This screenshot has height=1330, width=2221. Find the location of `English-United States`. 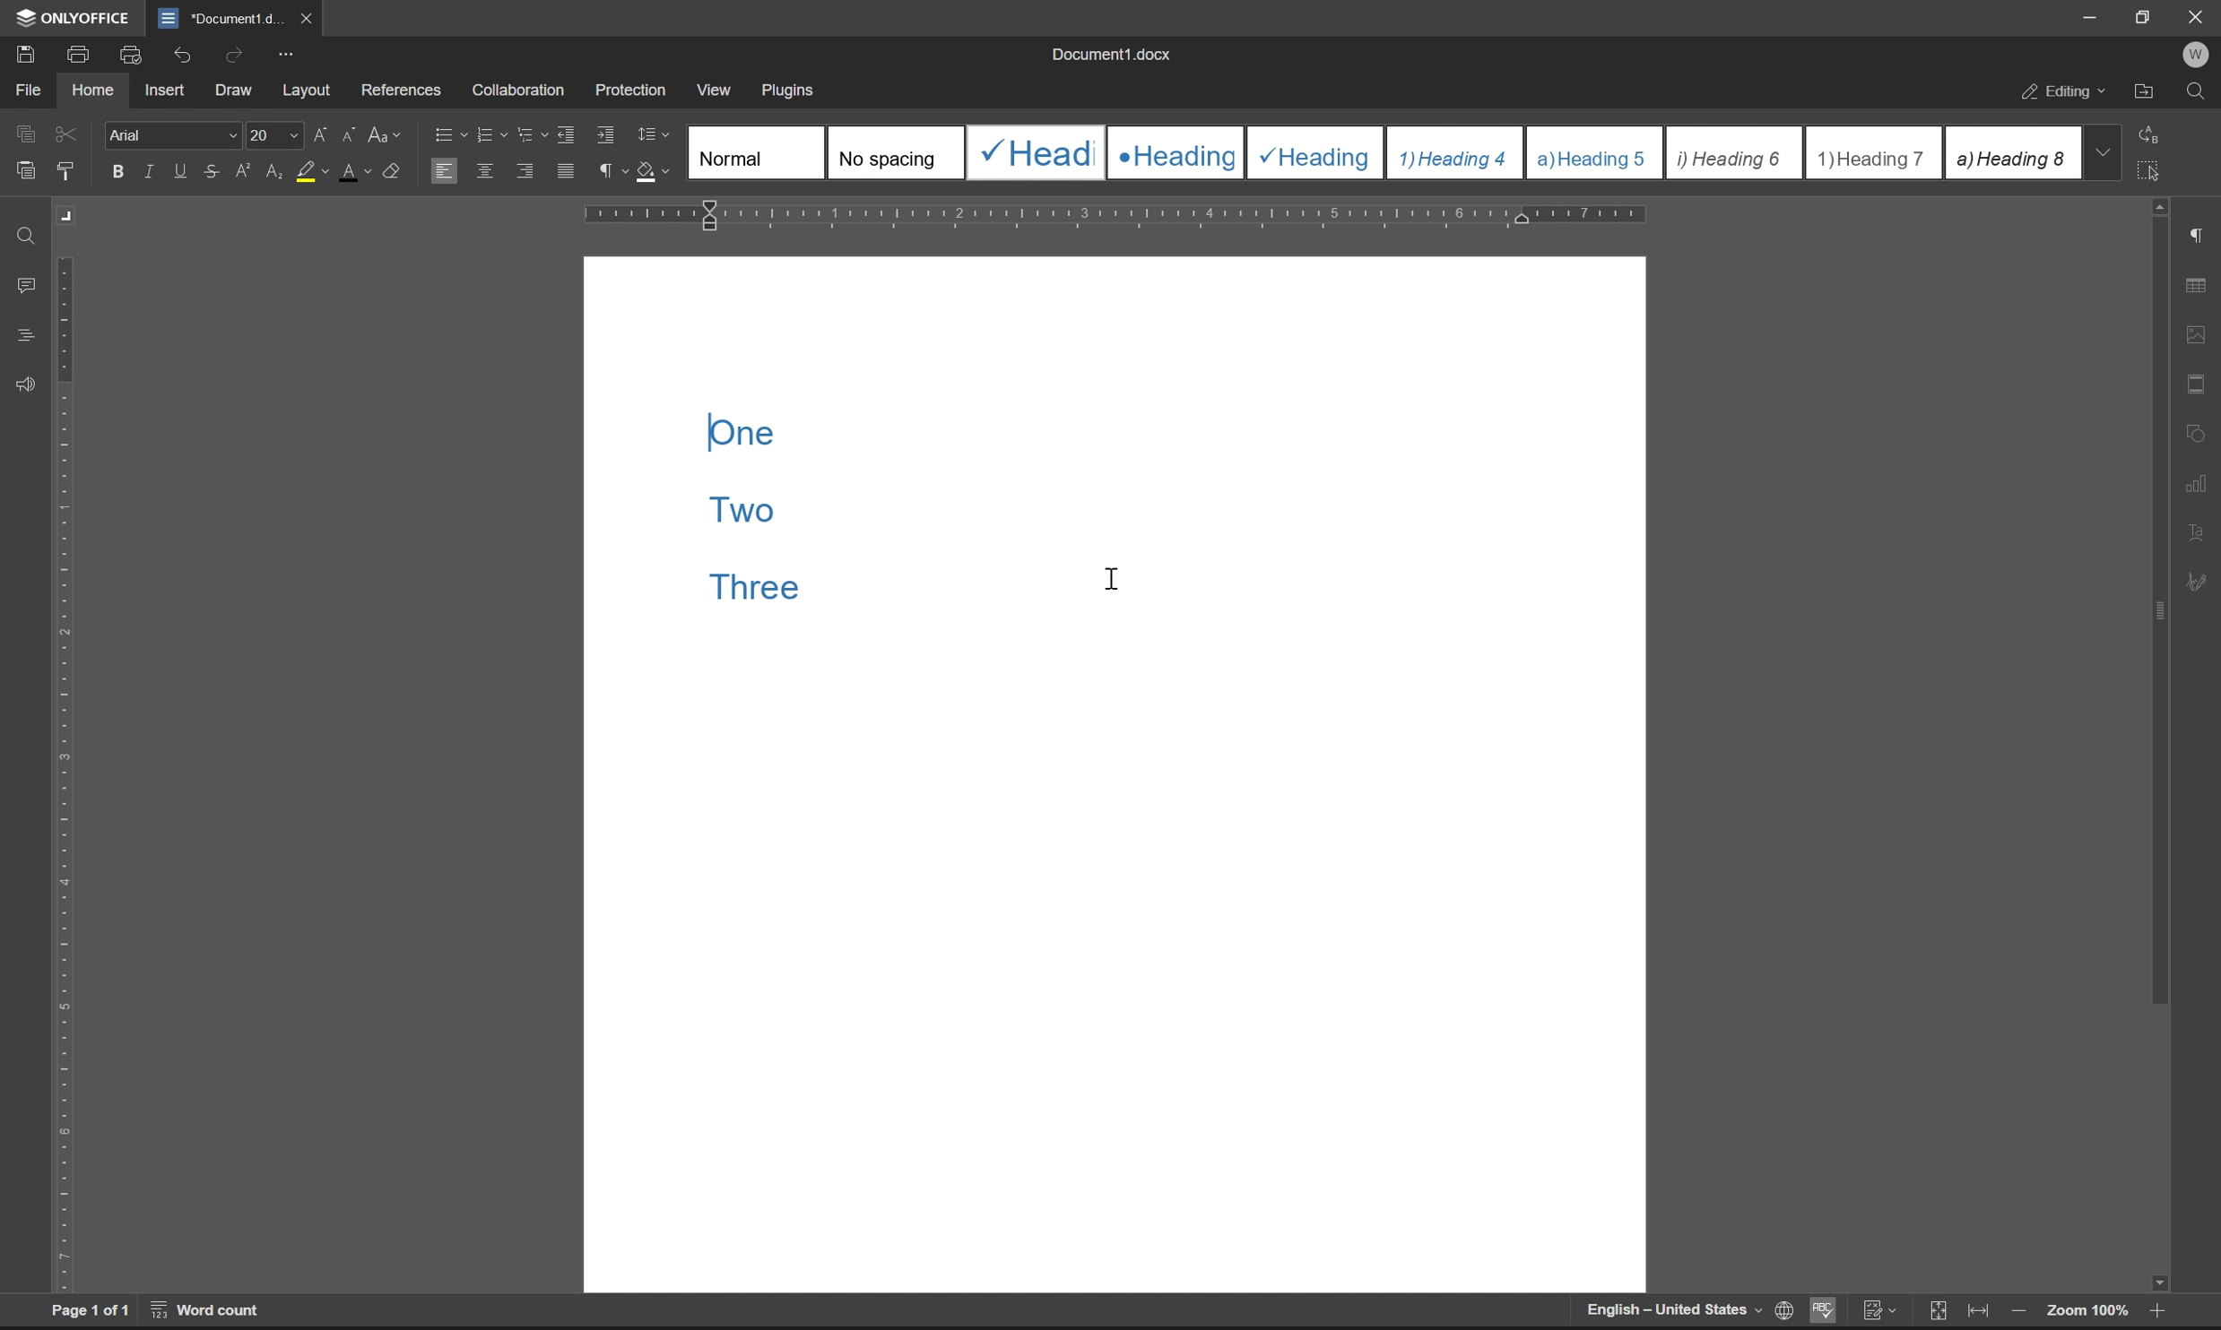

English-United States is located at coordinates (1671, 1311).